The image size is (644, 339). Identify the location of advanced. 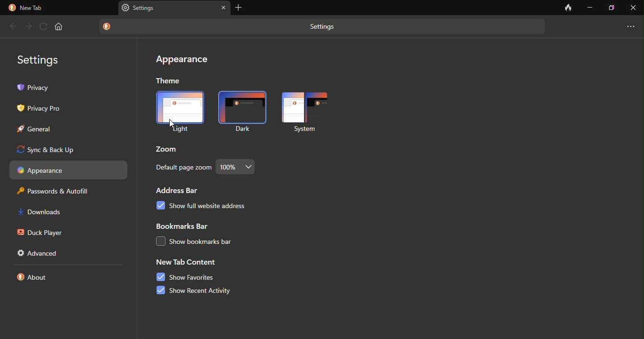
(41, 253).